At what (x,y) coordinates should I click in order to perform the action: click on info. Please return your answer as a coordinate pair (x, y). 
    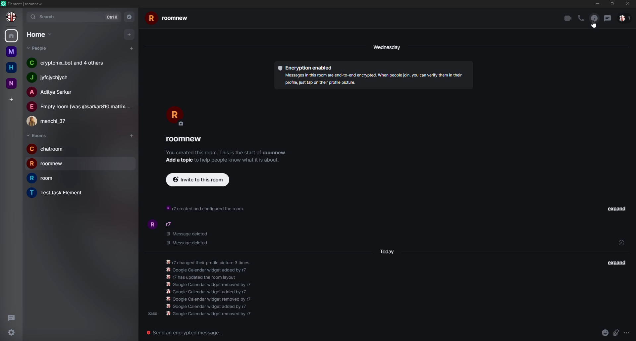
    Looking at the image, I should click on (238, 161).